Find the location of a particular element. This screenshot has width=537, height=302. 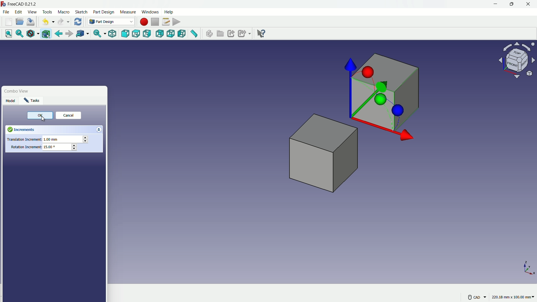

preset viewpoint is located at coordinates (519, 63).